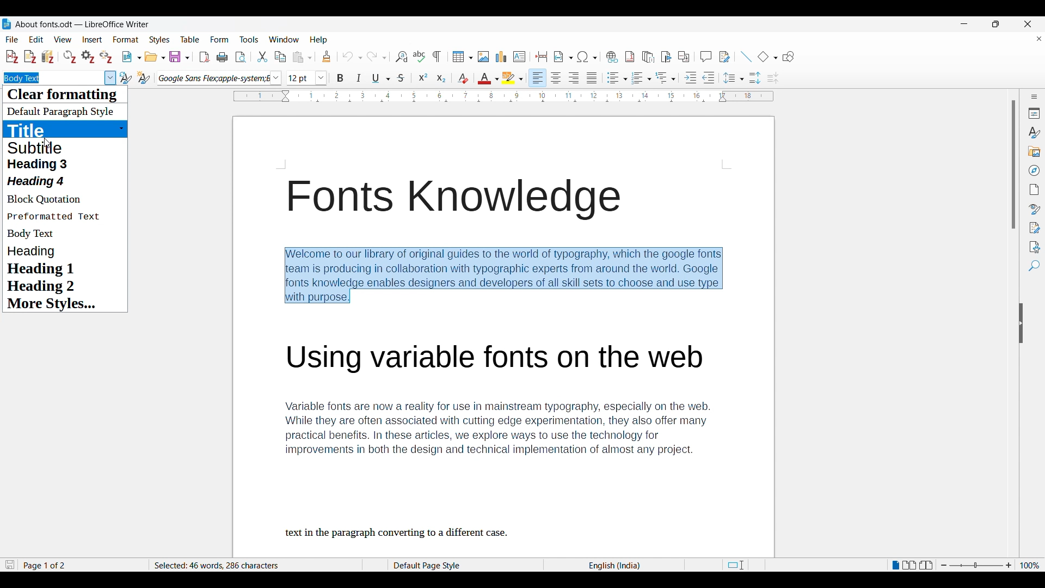 The image size is (1045, 588). What do you see at coordinates (789, 56) in the screenshot?
I see `Show draw functions` at bounding box center [789, 56].